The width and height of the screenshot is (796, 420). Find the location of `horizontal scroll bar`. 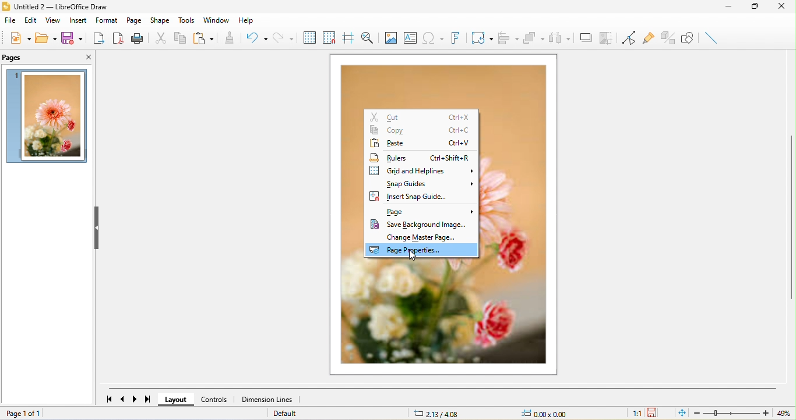

horizontal scroll bar is located at coordinates (442, 389).